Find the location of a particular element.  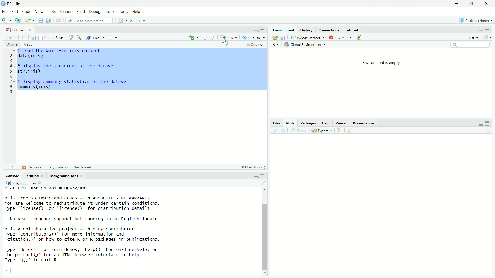

Connections is located at coordinates (329, 30).